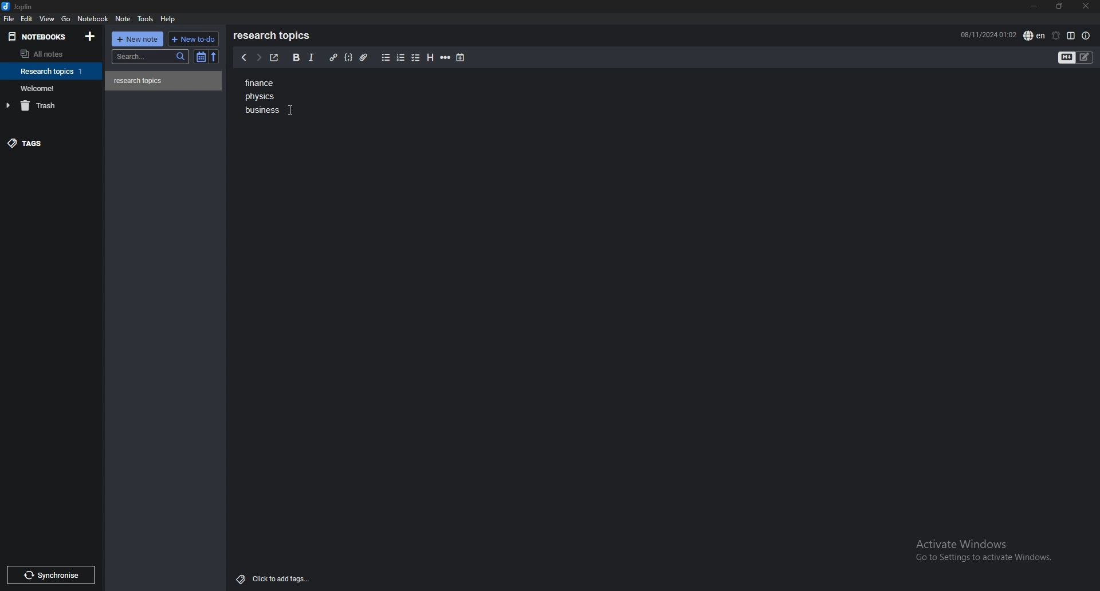 The height and width of the screenshot is (591, 1100). Describe the element at coordinates (164, 81) in the screenshot. I see `note` at that location.